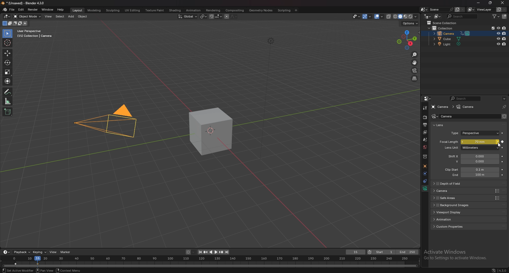 The width and height of the screenshot is (509, 273). I want to click on data, so click(425, 188).